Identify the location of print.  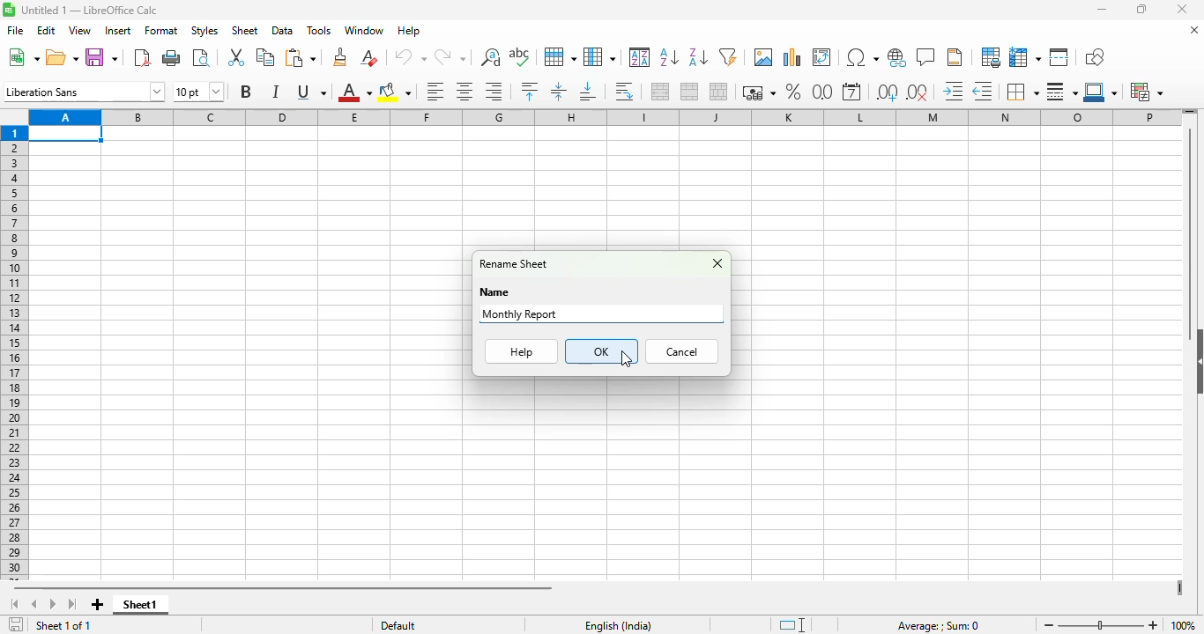
(172, 58).